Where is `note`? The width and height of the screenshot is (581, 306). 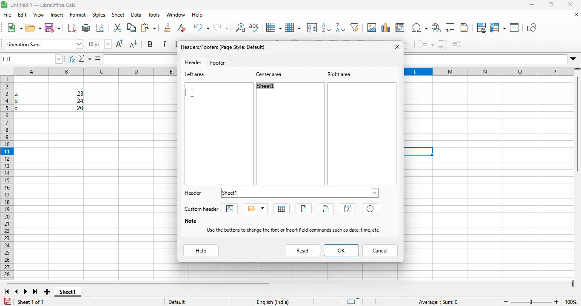 note is located at coordinates (193, 221).